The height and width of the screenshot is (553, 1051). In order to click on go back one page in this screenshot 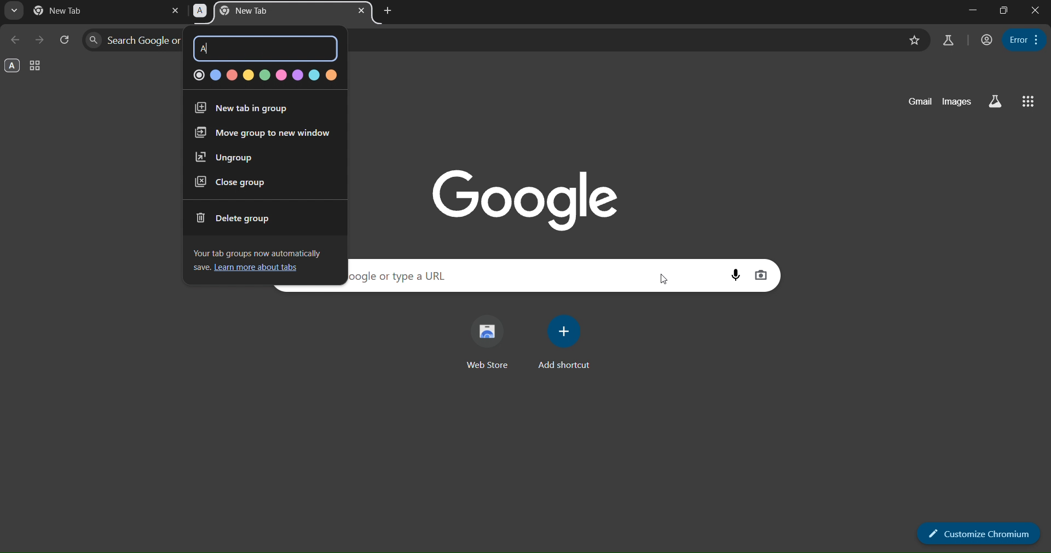, I will do `click(15, 41)`.